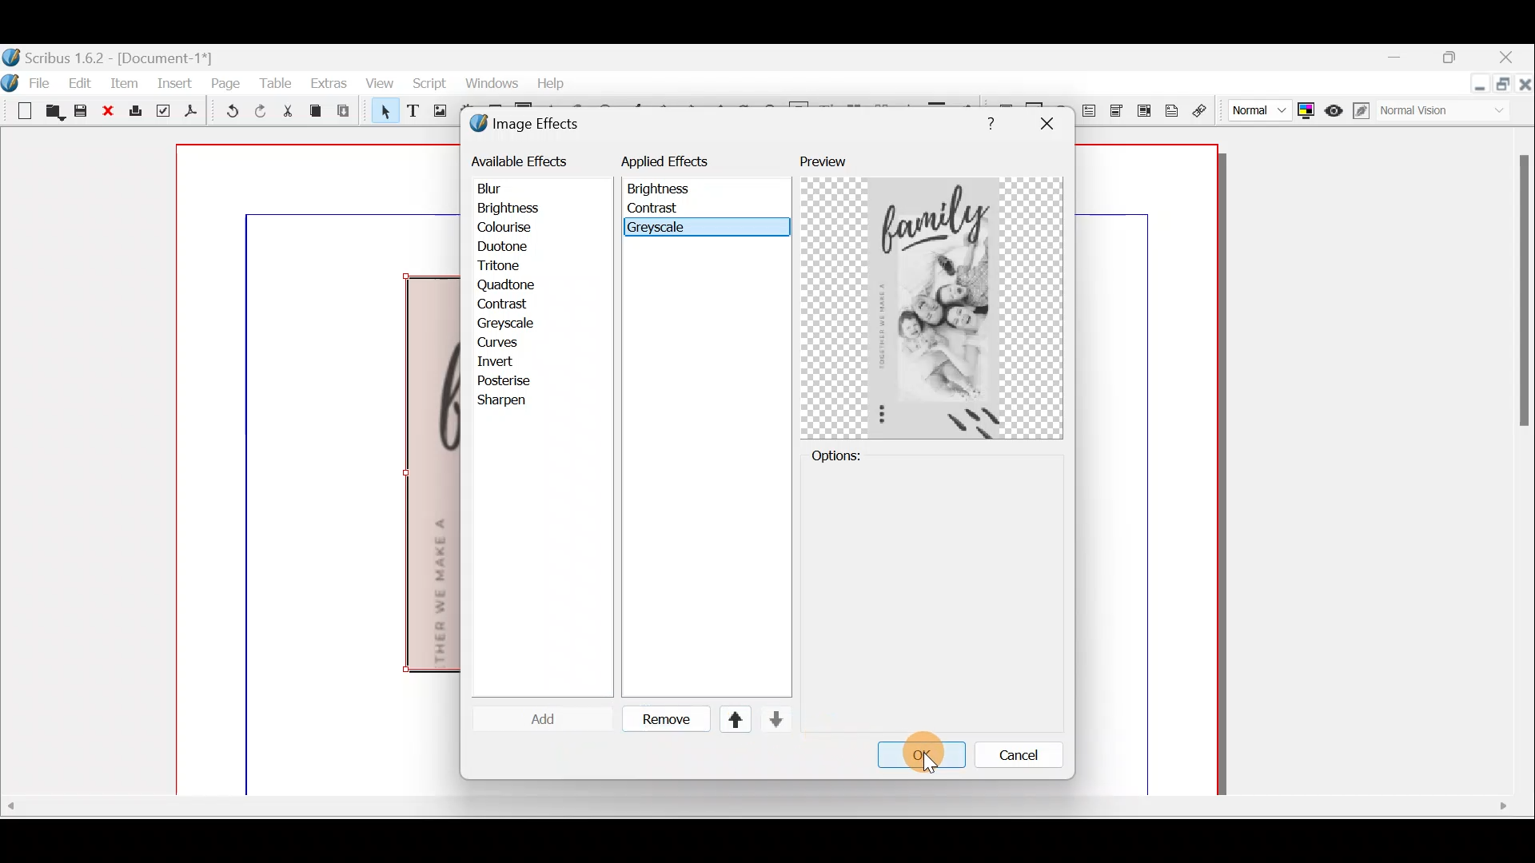  What do you see at coordinates (383, 110) in the screenshot?
I see `Select item` at bounding box center [383, 110].